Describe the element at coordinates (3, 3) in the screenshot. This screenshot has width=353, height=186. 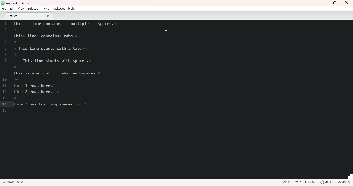
I see `logo` at that location.